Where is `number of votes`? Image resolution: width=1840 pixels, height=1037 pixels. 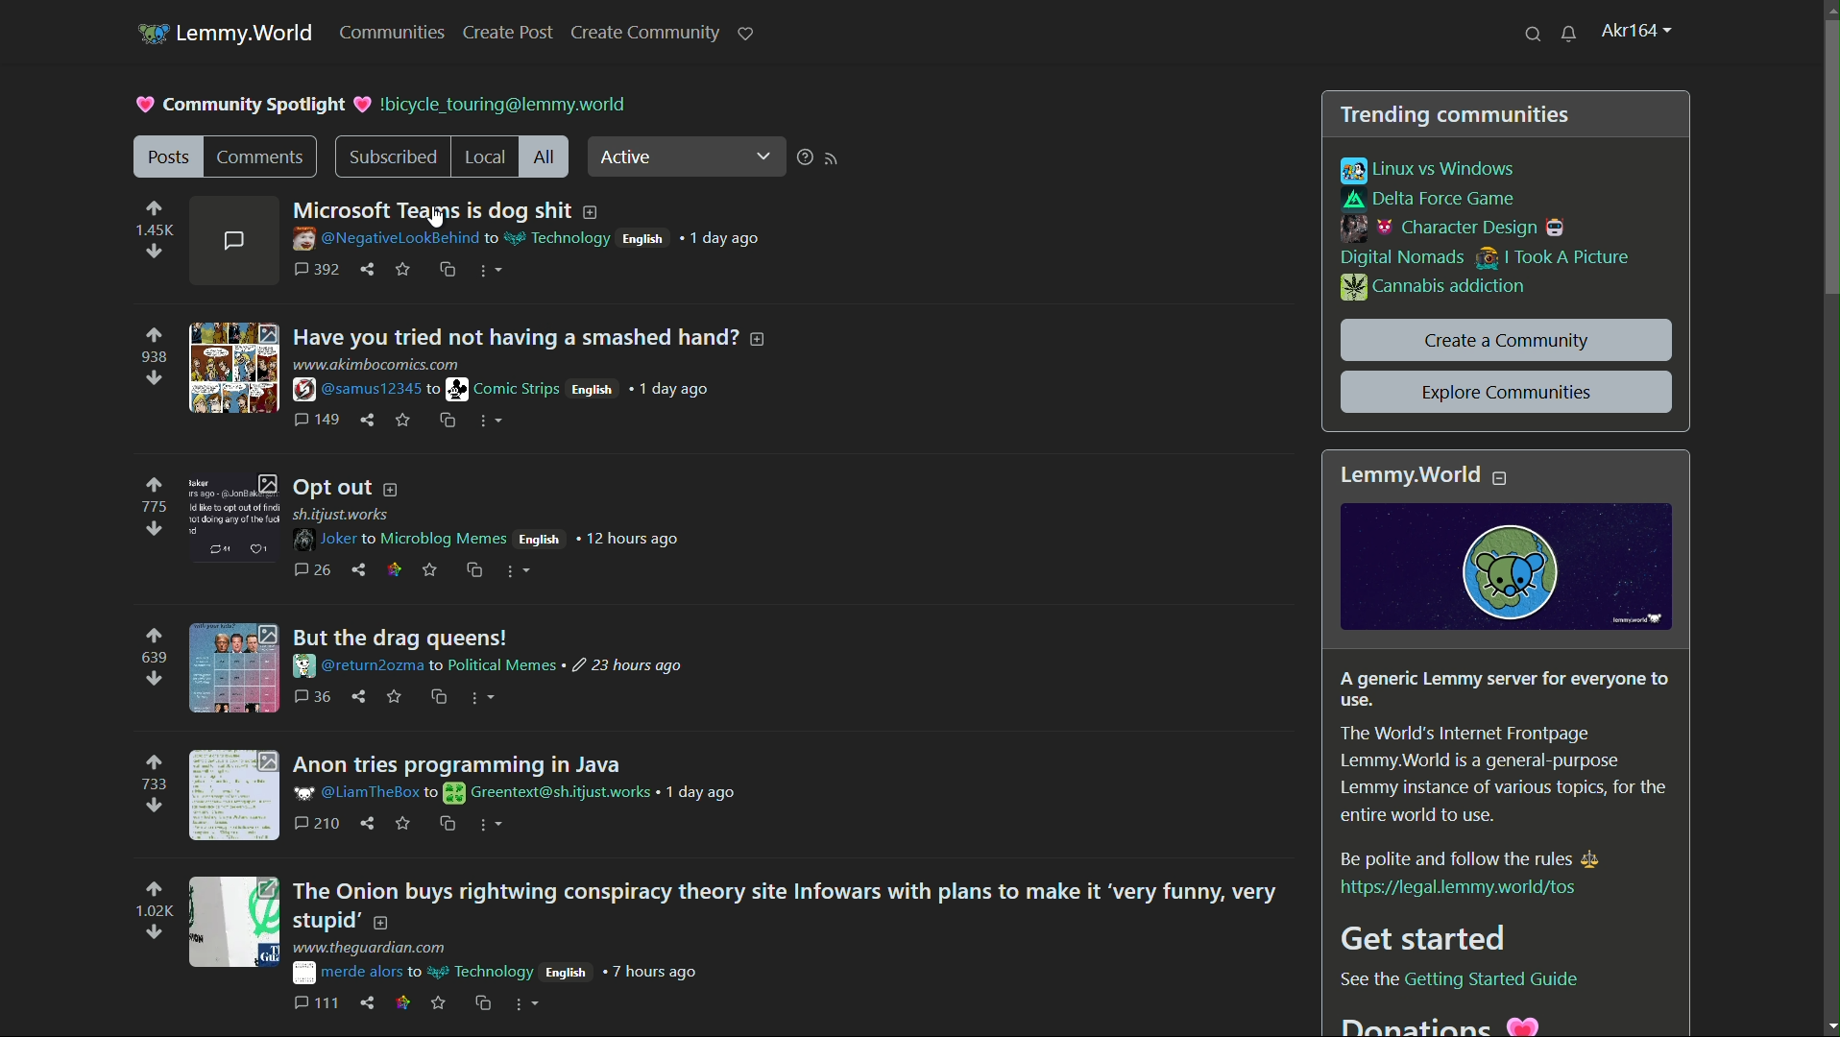 number of votes is located at coordinates (153, 505).